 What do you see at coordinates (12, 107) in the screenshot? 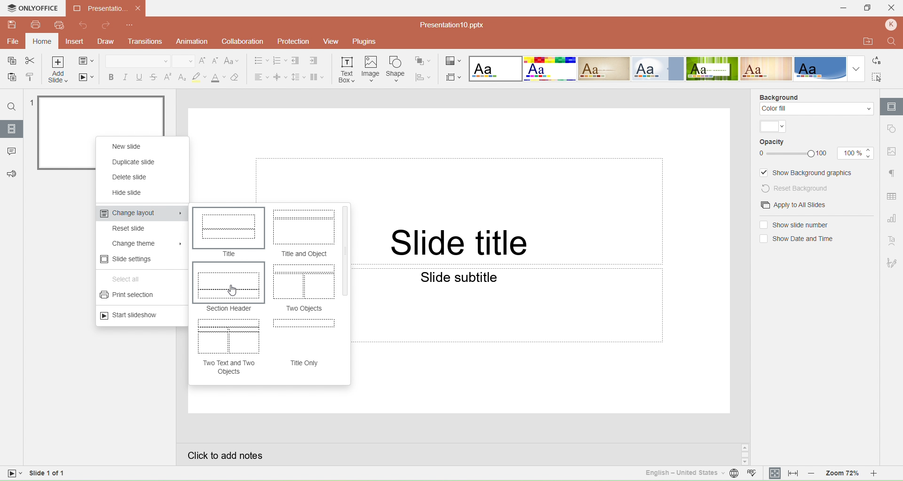
I see `Find` at bounding box center [12, 107].